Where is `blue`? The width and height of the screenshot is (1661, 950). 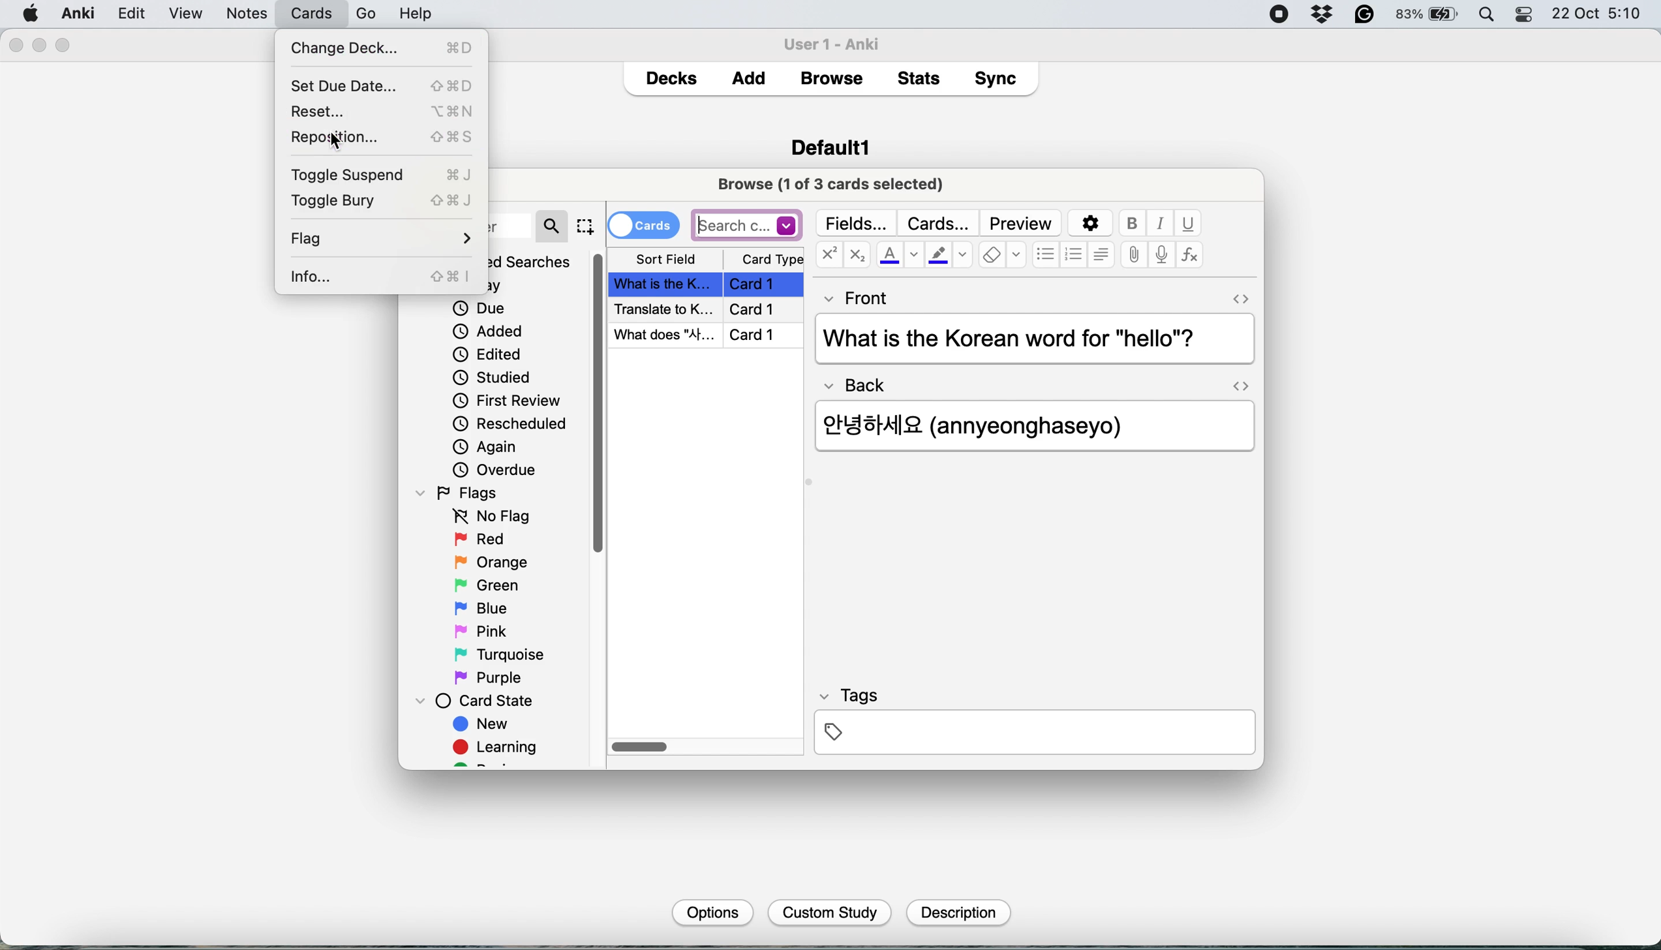
blue is located at coordinates (491, 607).